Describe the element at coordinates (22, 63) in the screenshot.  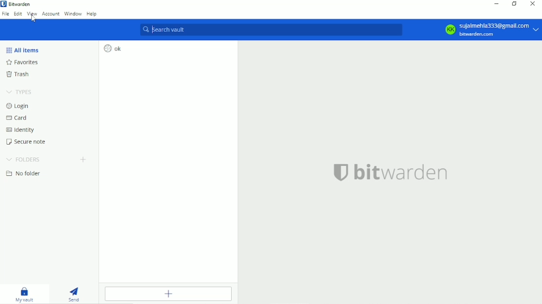
I see `Favorites` at that location.